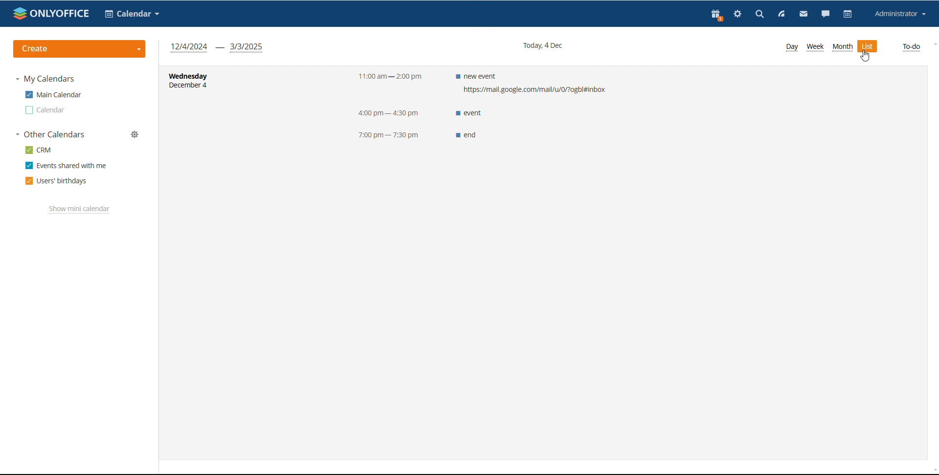 This screenshot has height=475, width=939. What do you see at coordinates (53, 94) in the screenshot?
I see `main calendar` at bounding box center [53, 94].